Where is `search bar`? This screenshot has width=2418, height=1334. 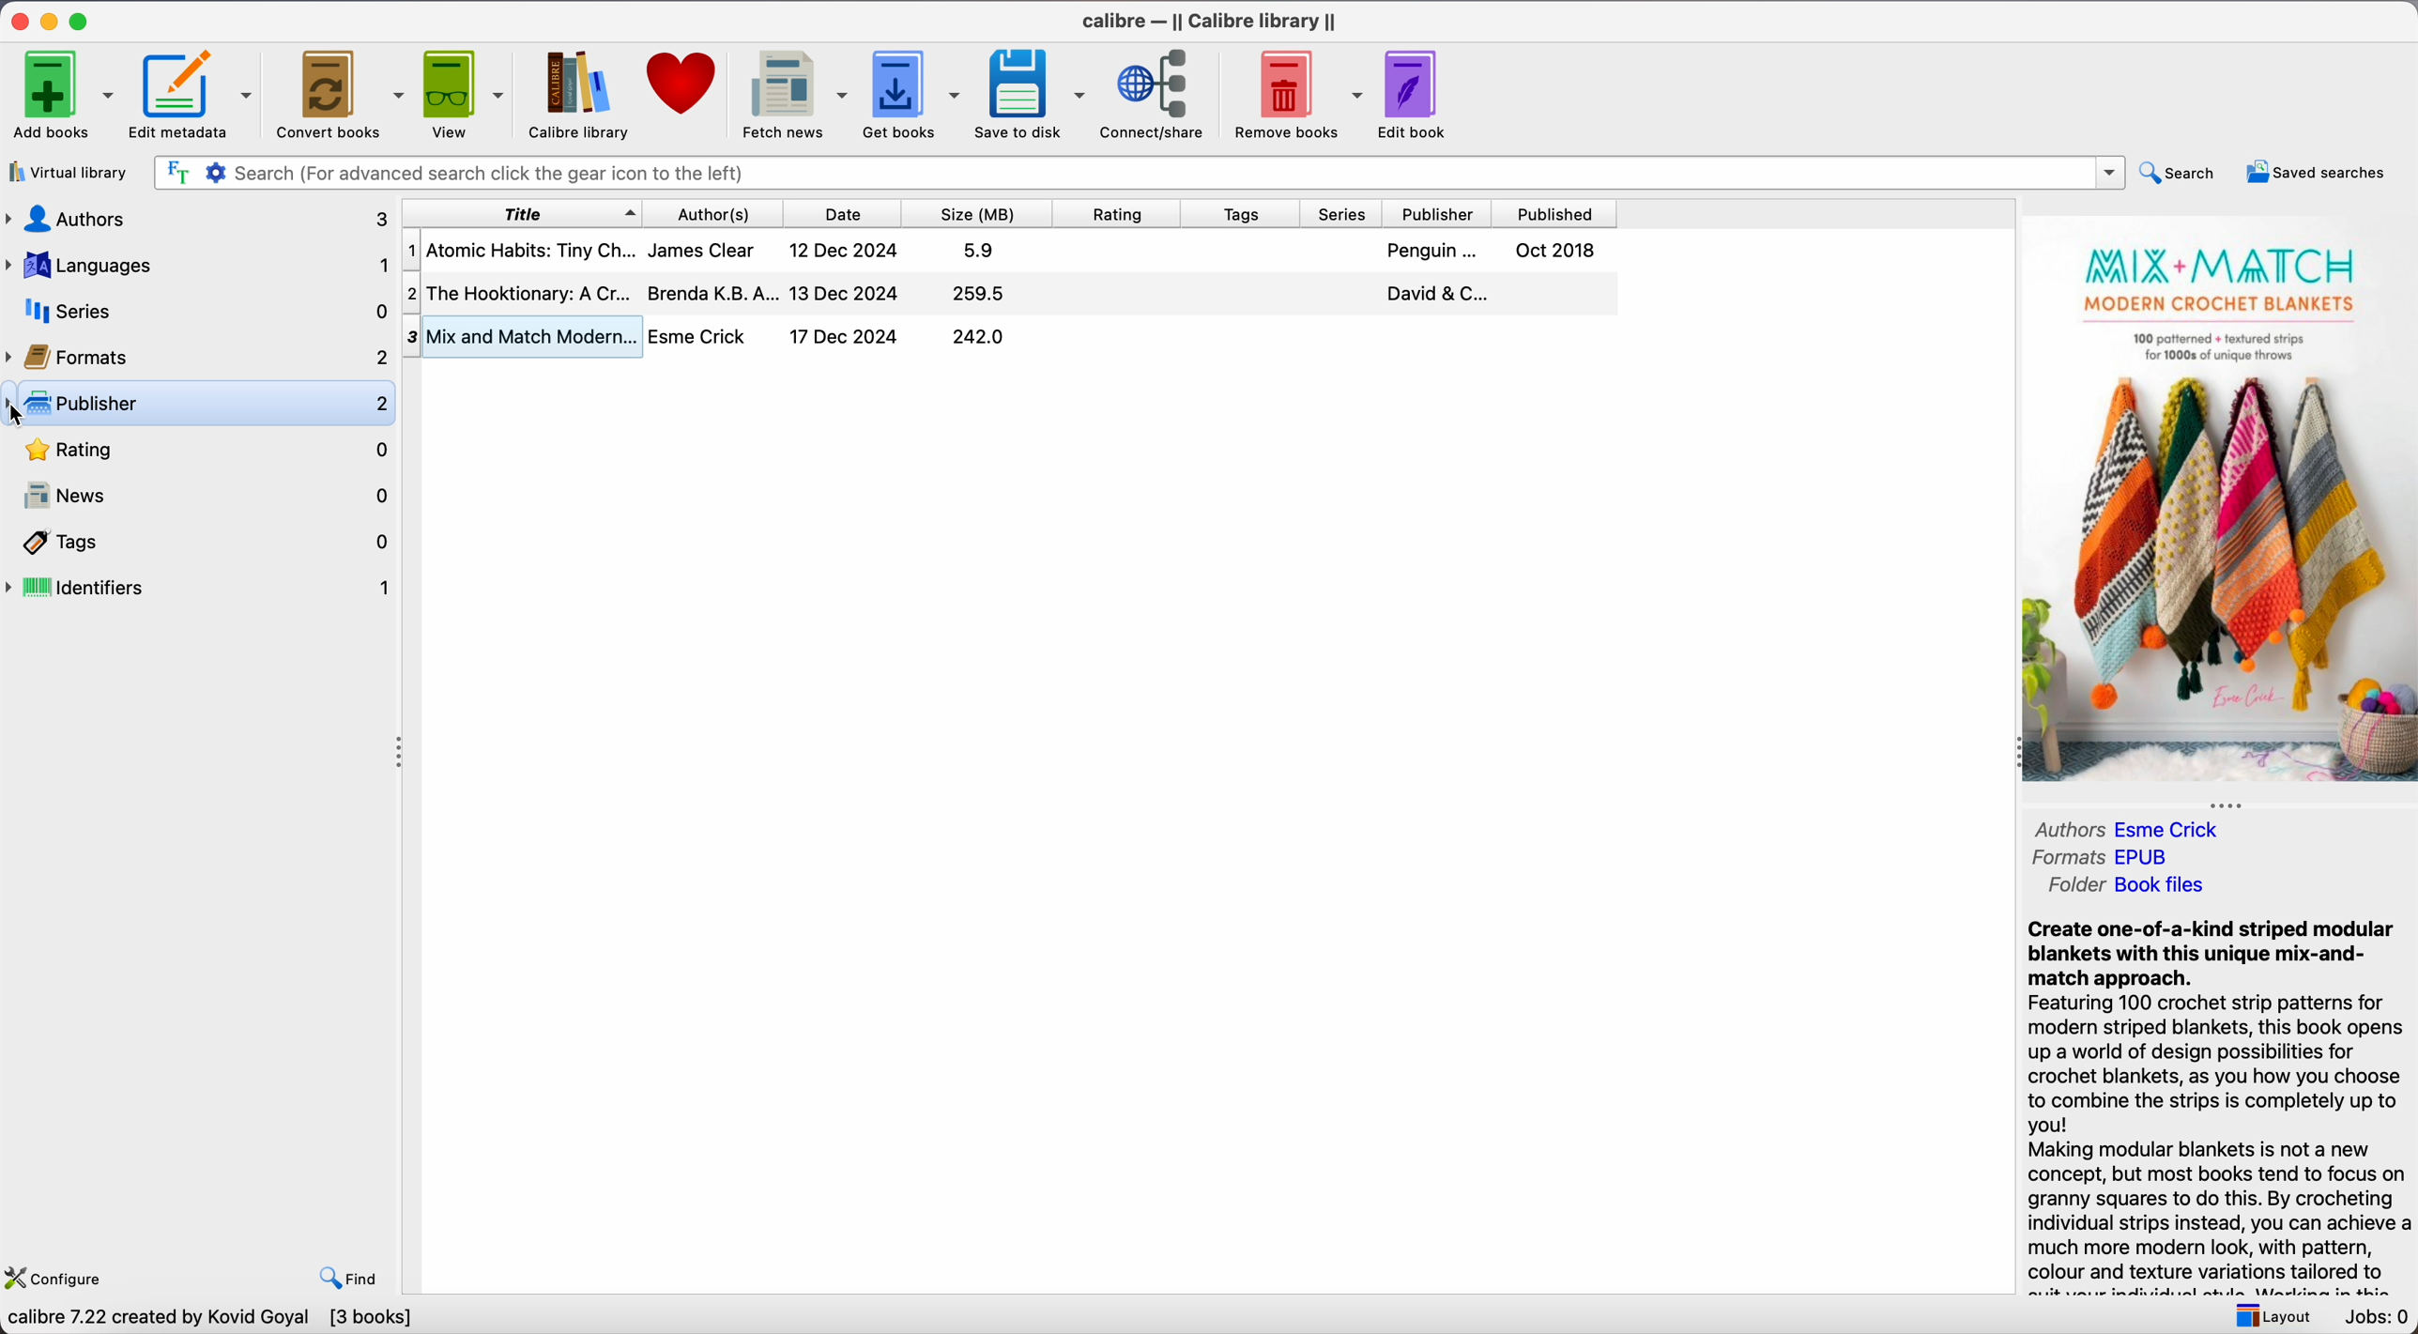 search bar is located at coordinates (1137, 173).